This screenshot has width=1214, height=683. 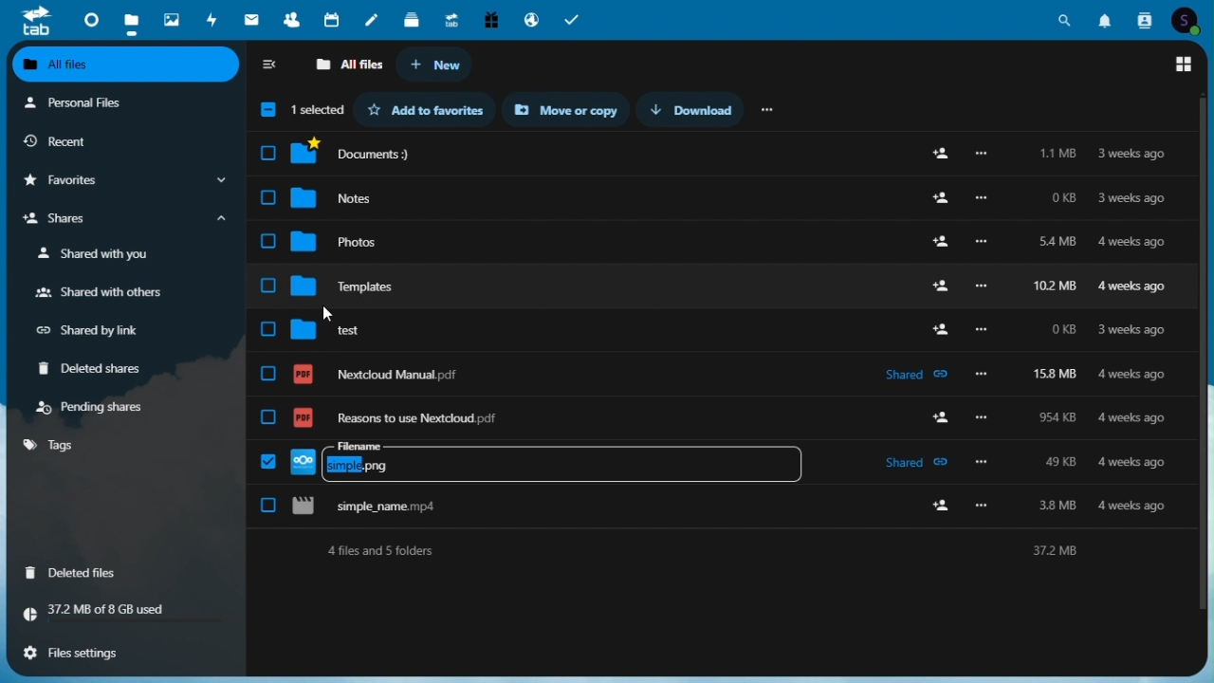 I want to click on email hosting, so click(x=530, y=19).